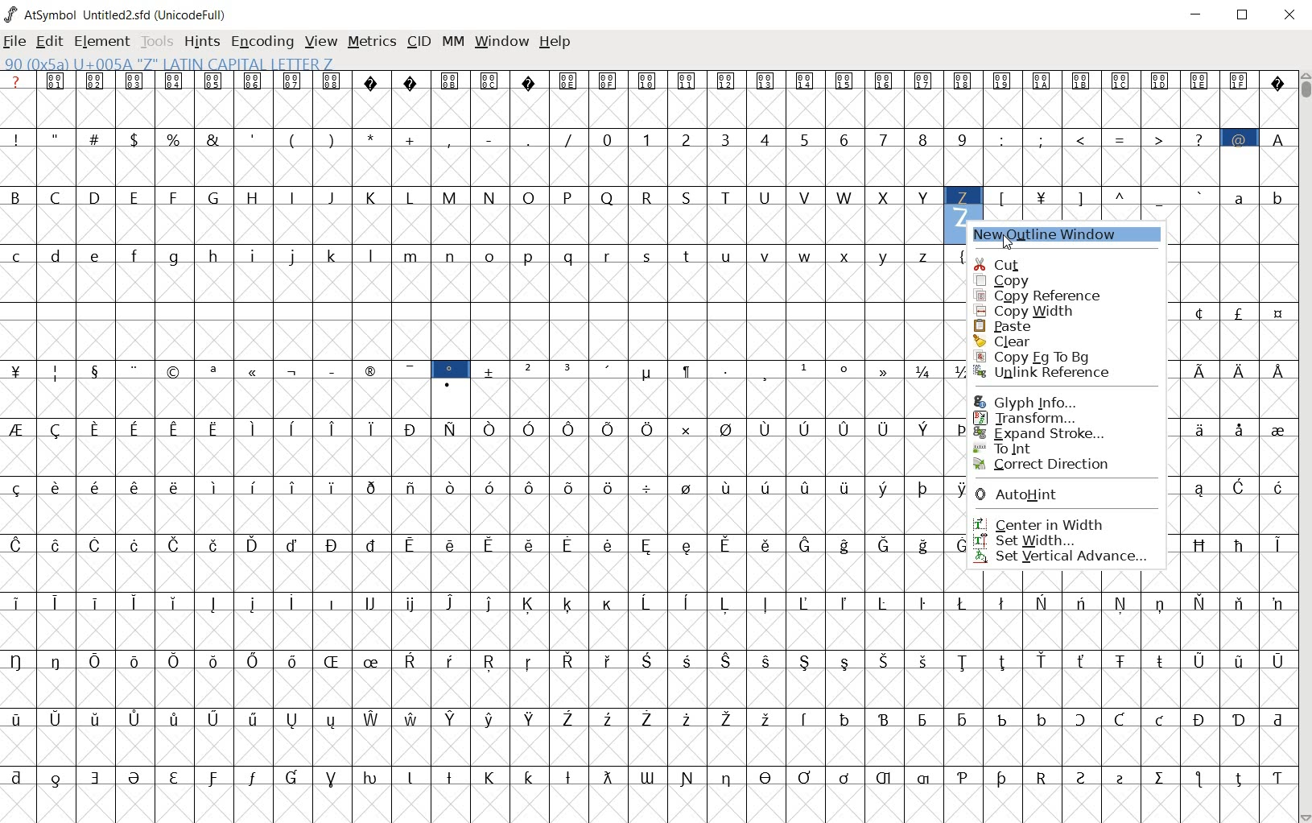 This screenshot has width=1312, height=823. What do you see at coordinates (1290, 14) in the screenshot?
I see `close` at bounding box center [1290, 14].